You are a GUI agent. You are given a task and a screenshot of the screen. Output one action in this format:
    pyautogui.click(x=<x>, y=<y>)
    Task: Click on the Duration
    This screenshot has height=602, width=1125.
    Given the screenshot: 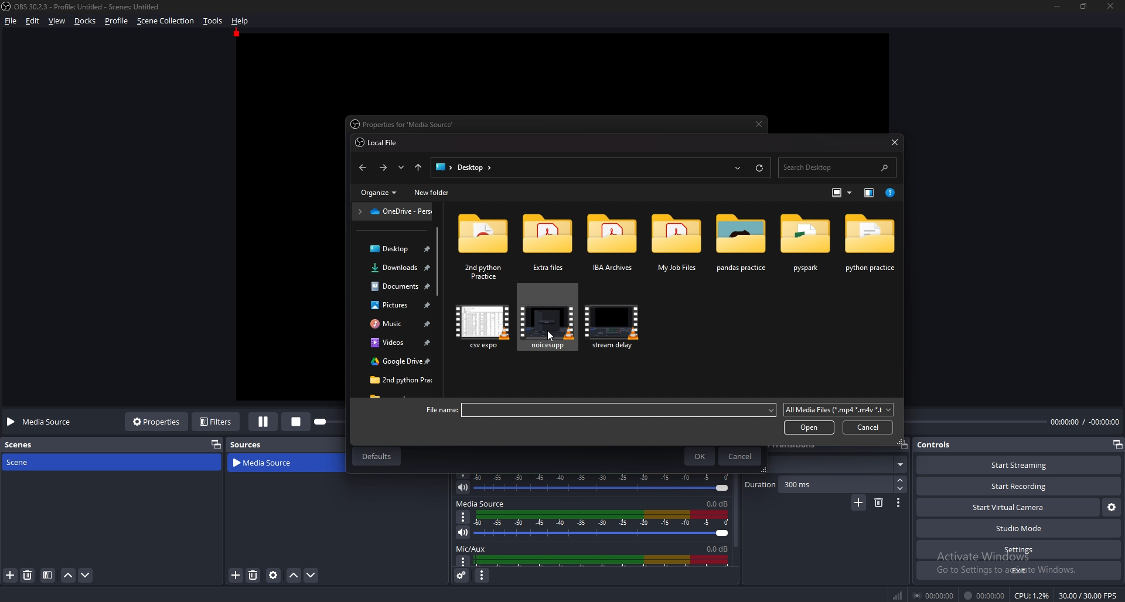 What is the action you would take?
    pyautogui.click(x=819, y=484)
    